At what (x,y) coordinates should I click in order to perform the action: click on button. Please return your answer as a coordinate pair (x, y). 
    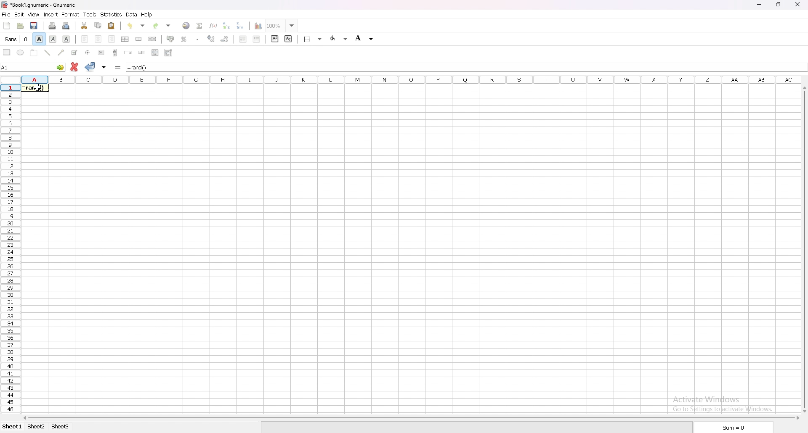
    Looking at the image, I should click on (101, 53).